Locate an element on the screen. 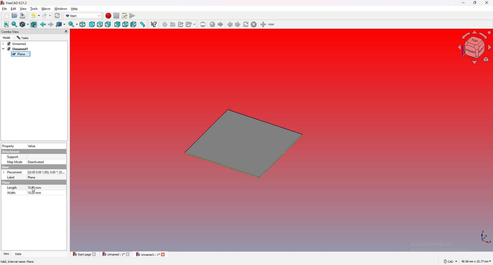  close is located at coordinates (486, 3).